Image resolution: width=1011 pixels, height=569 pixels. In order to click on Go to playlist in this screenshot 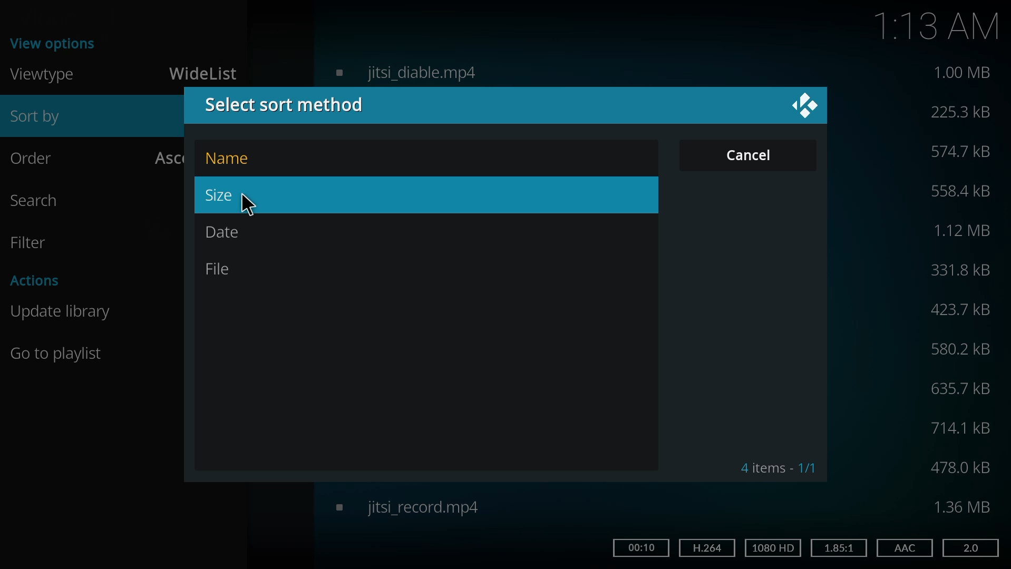, I will do `click(57, 356)`.